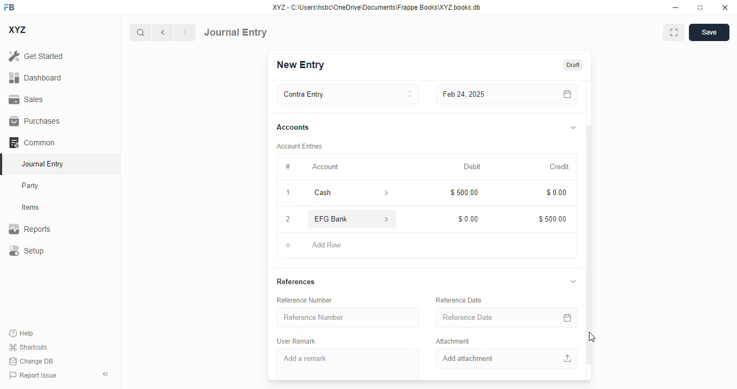  What do you see at coordinates (17, 30) in the screenshot?
I see `XYZ` at bounding box center [17, 30].